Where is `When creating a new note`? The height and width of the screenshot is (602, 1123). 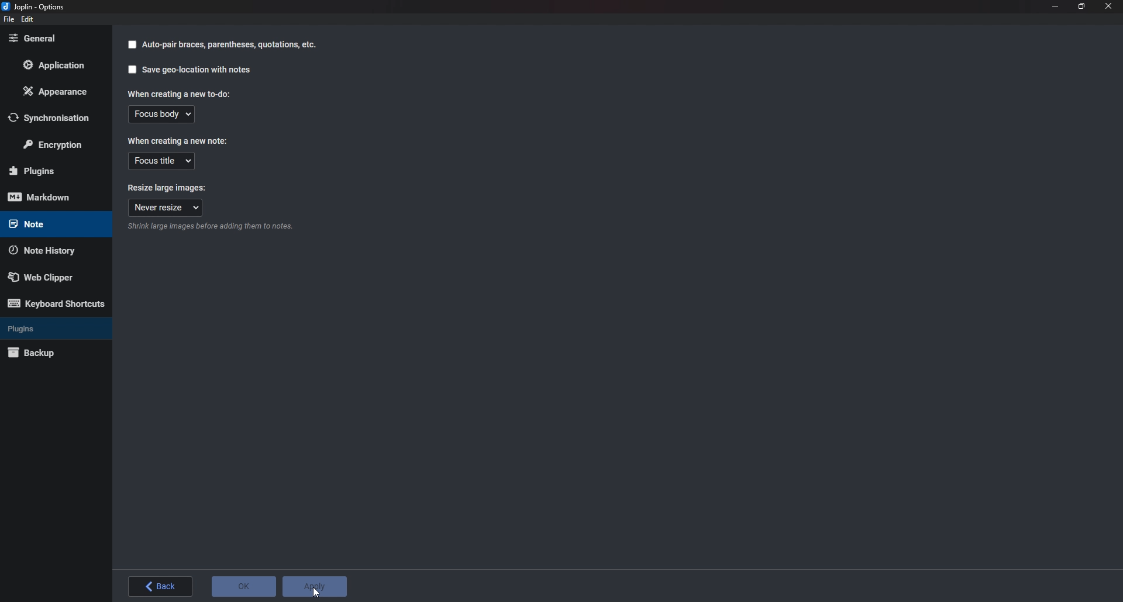 When creating a new note is located at coordinates (179, 141).